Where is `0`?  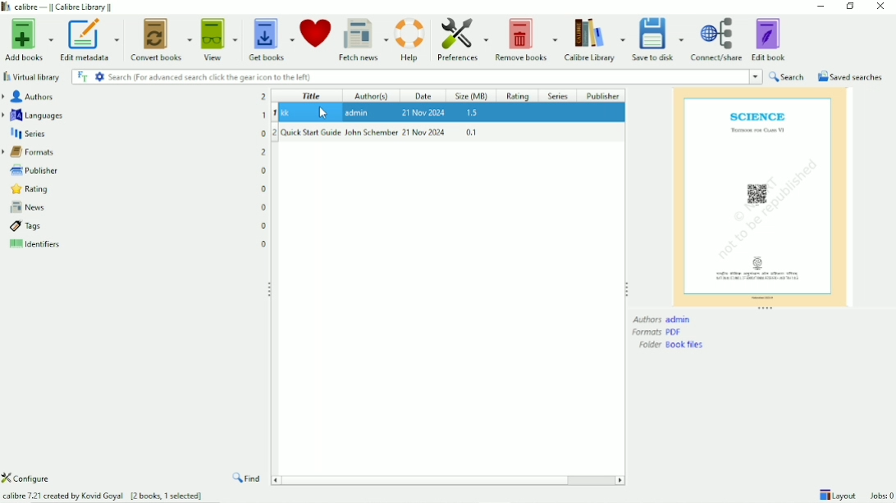 0 is located at coordinates (264, 190).